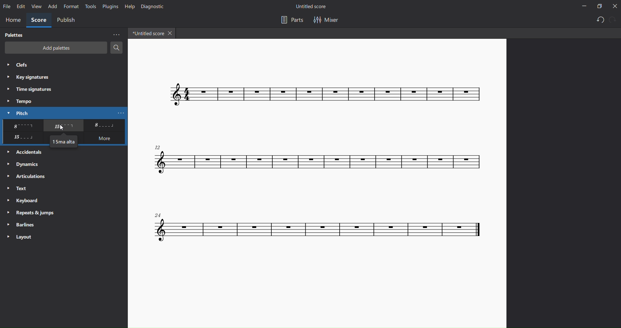 Image resolution: width=621 pixels, height=328 pixels. Describe the element at coordinates (598, 6) in the screenshot. I see `maximize` at that location.